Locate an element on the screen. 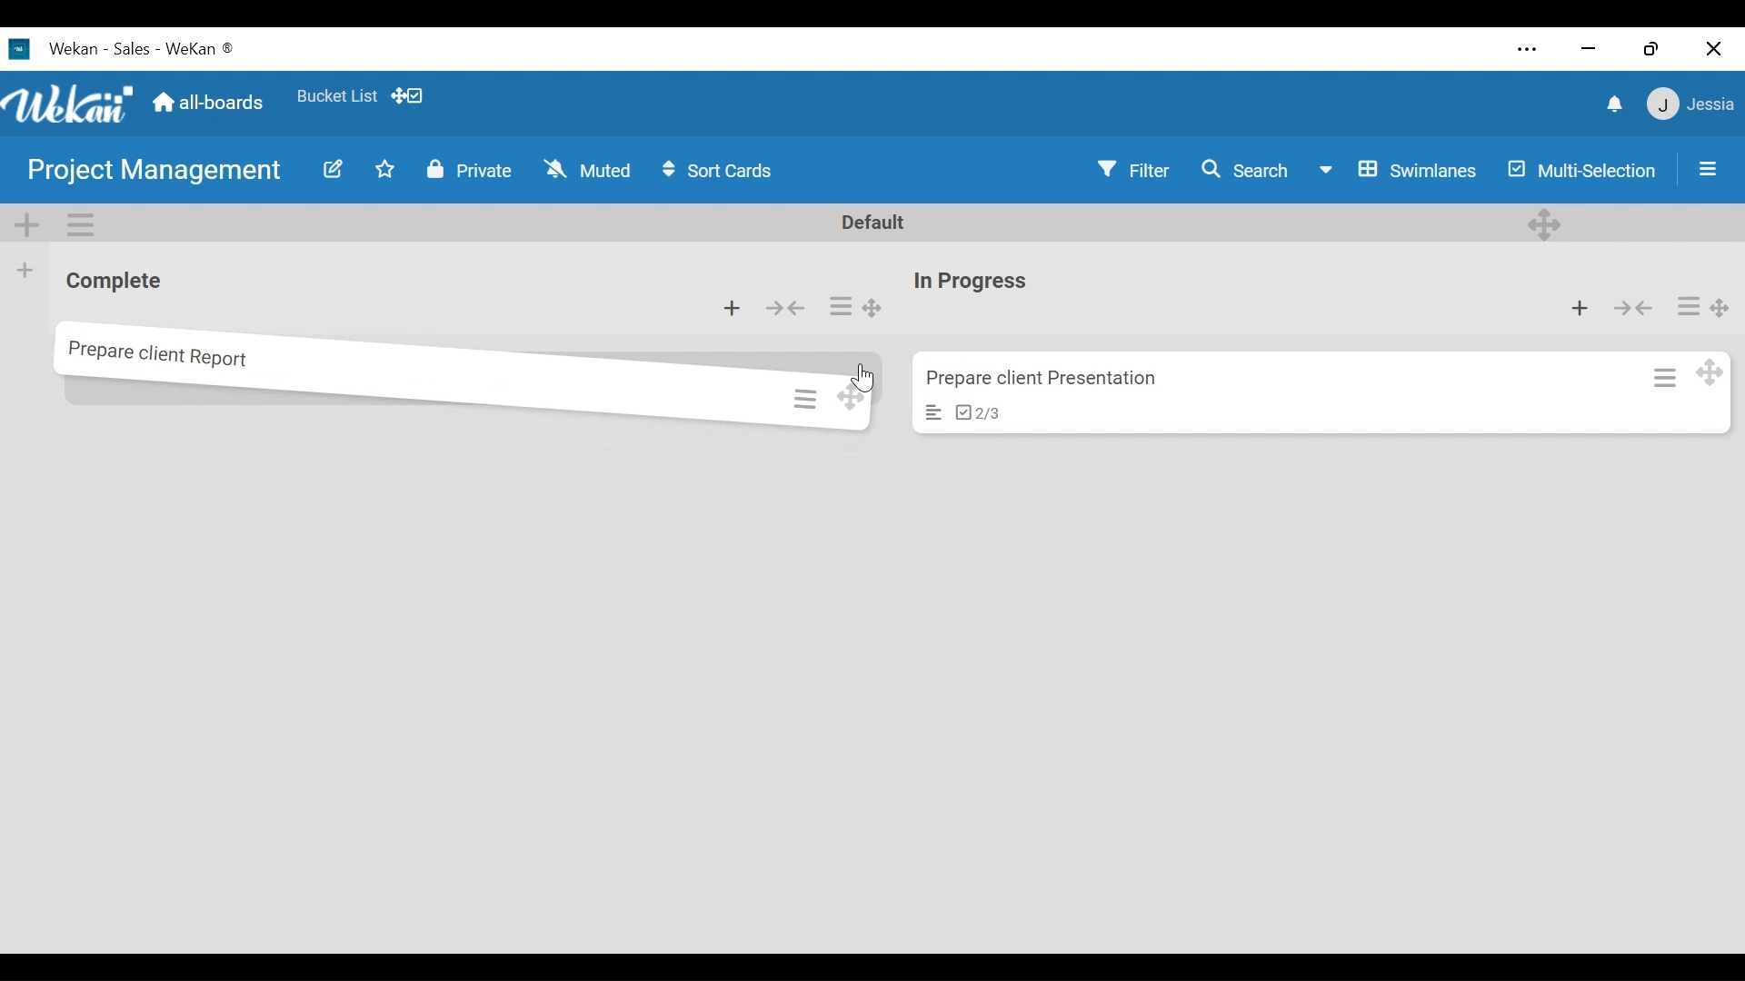  Private is located at coordinates (471, 171).